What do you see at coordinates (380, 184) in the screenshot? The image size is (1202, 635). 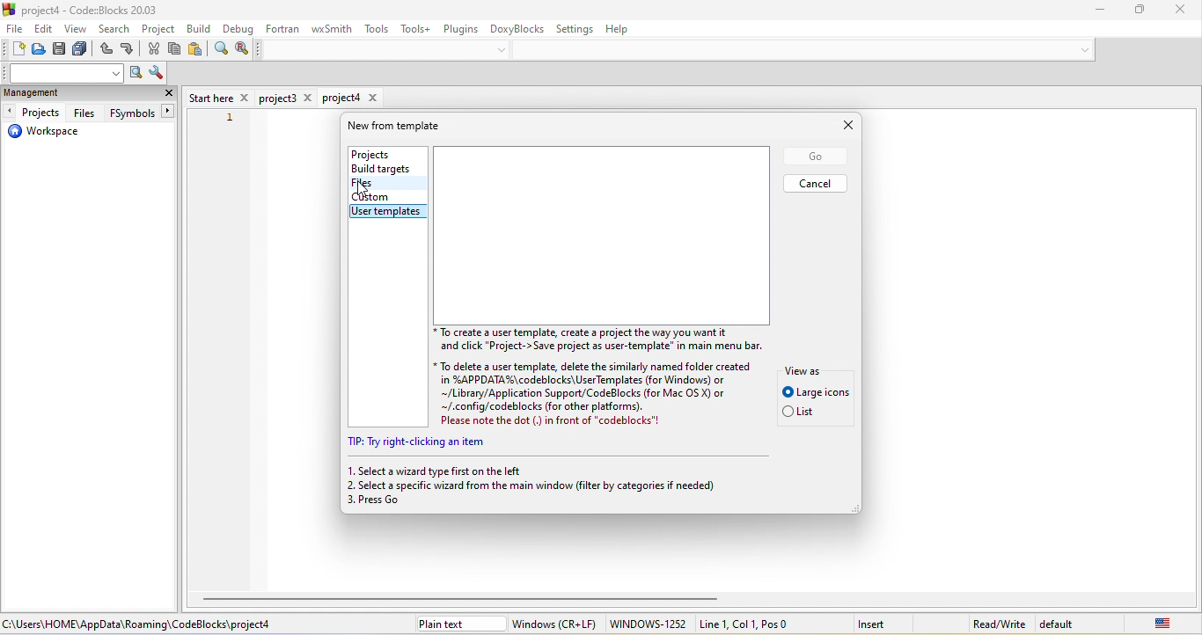 I see `files` at bounding box center [380, 184].